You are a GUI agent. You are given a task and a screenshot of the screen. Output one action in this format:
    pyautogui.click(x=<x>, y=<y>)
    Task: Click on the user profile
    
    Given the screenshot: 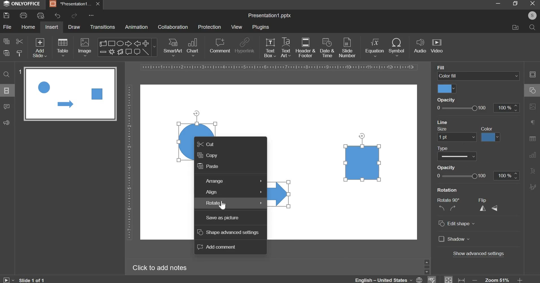 What is the action you would take?
    pyautogui.click(x=531, y=16)
    